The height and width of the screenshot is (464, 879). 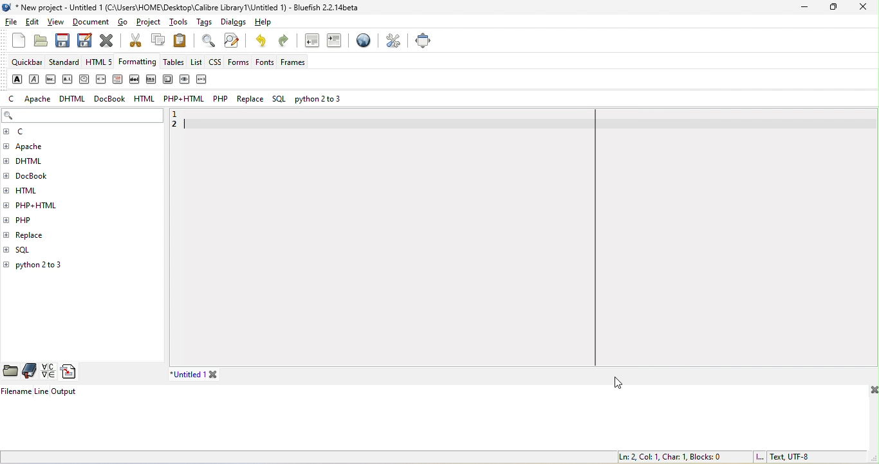 I want to click on c, so click(x=24, y=132).